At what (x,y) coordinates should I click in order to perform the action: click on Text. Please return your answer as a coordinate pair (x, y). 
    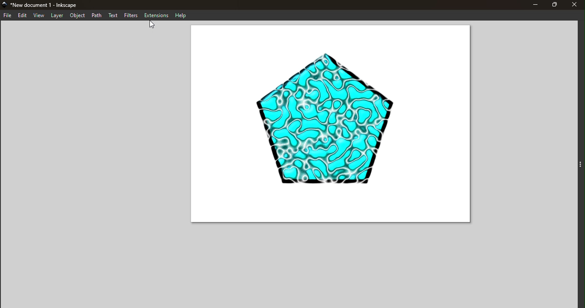
    Looking at the image, I should click on (114, 16).